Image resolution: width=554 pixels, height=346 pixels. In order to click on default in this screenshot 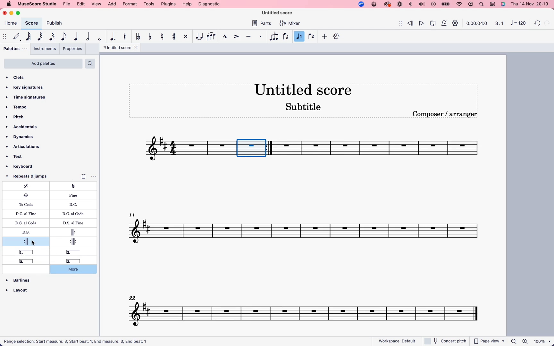, I will do `click(16, 37)`.